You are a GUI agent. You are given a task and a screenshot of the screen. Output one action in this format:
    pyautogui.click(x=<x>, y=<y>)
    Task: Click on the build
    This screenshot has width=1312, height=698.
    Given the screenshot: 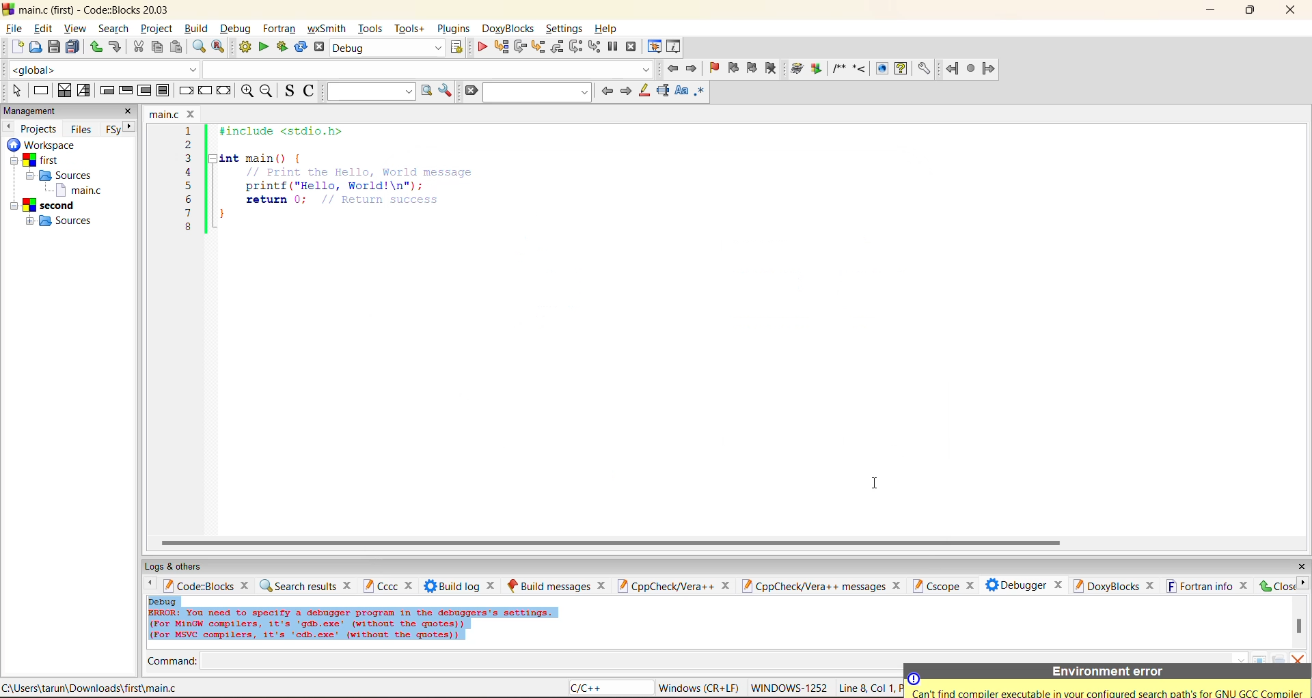 What is the action you would take?
    pyautogui.click(x=245, y=47)
    